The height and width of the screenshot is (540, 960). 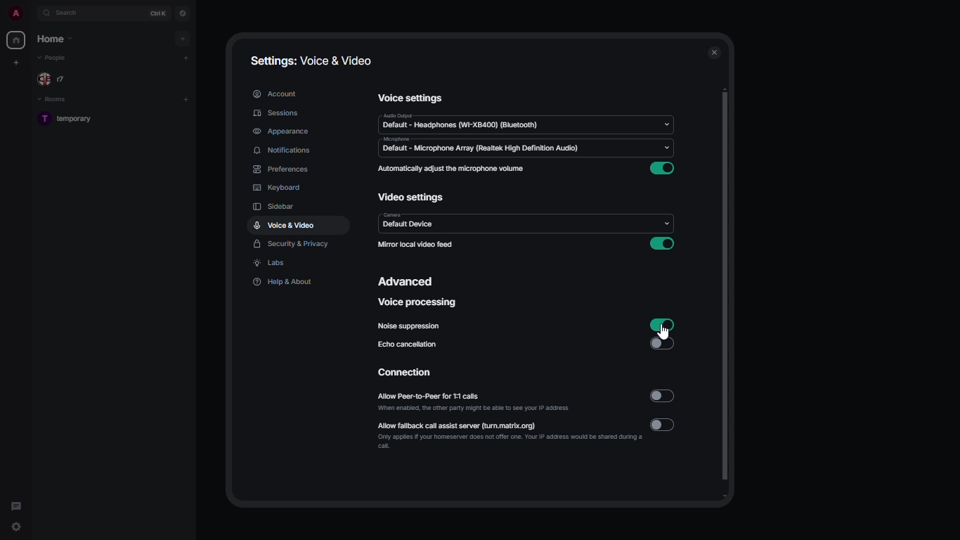 I want to click on sessions, so click(x=275, y=113).